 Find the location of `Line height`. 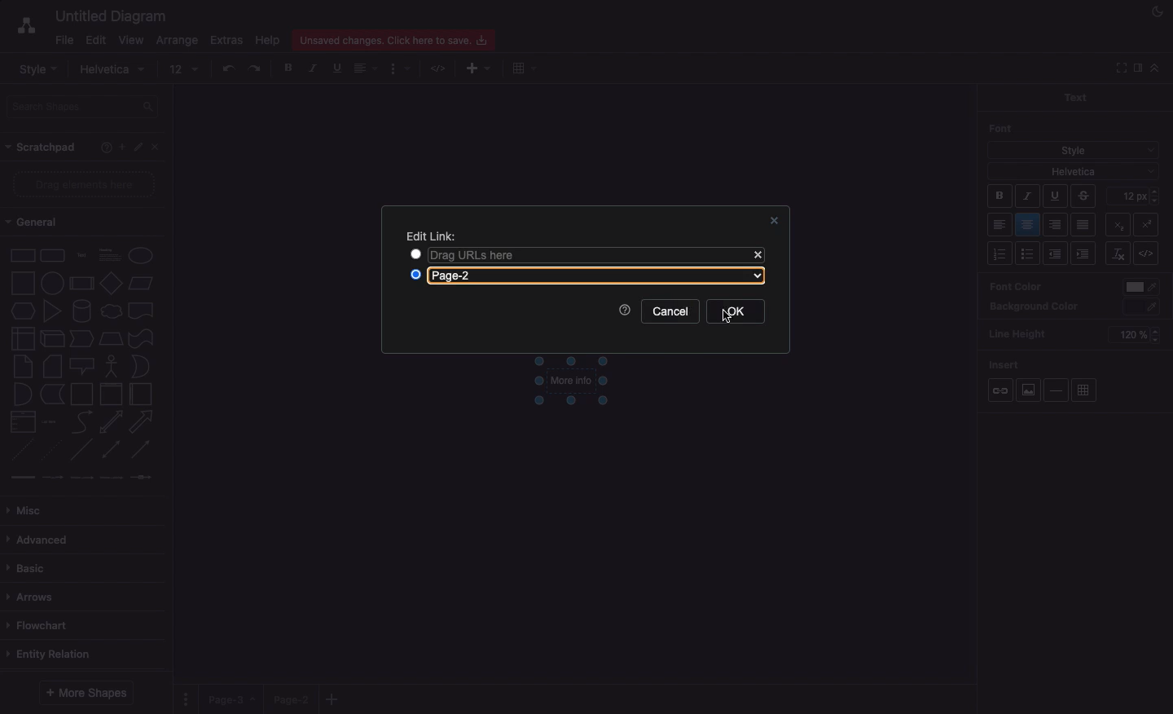

Line height is located at coordinates (1023, 332).